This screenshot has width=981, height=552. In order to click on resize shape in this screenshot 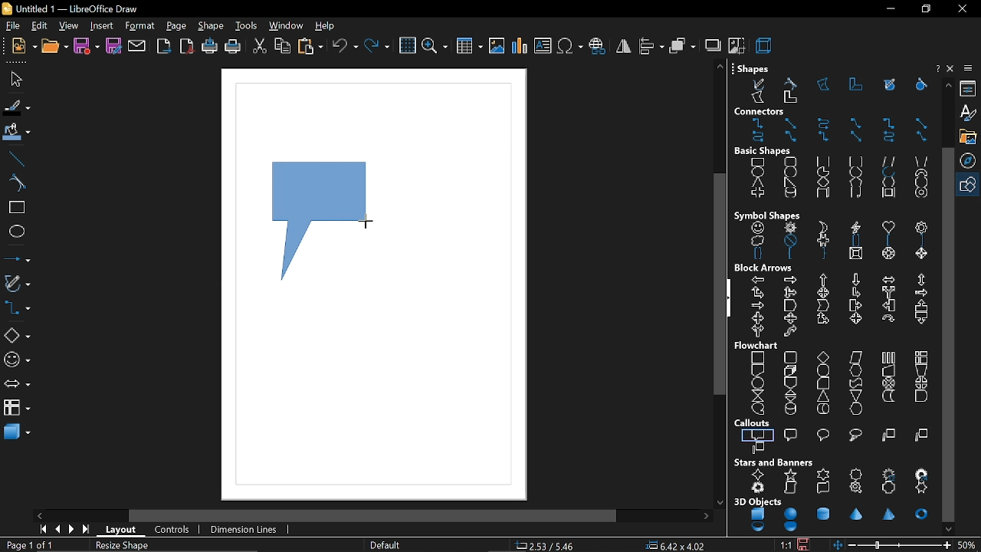, I will do `click(123, 545)`.